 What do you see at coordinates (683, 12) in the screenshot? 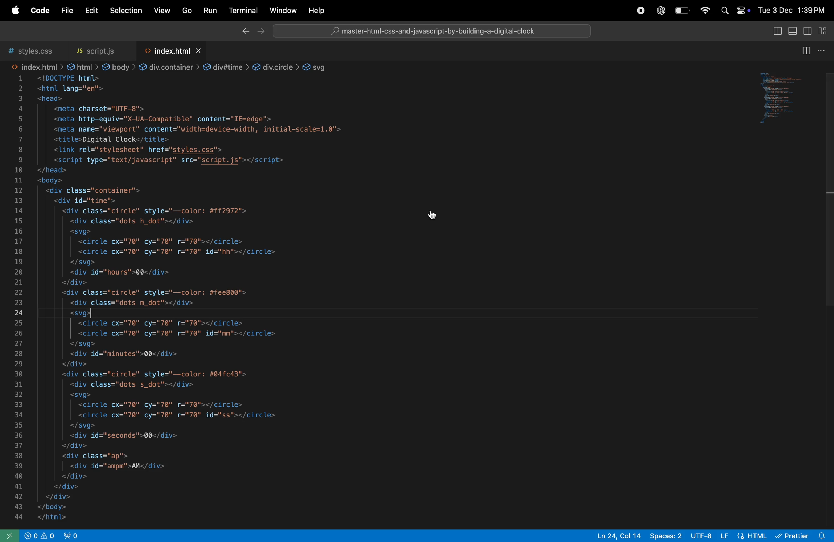
I see `battery` at bounding box center [683, 12].